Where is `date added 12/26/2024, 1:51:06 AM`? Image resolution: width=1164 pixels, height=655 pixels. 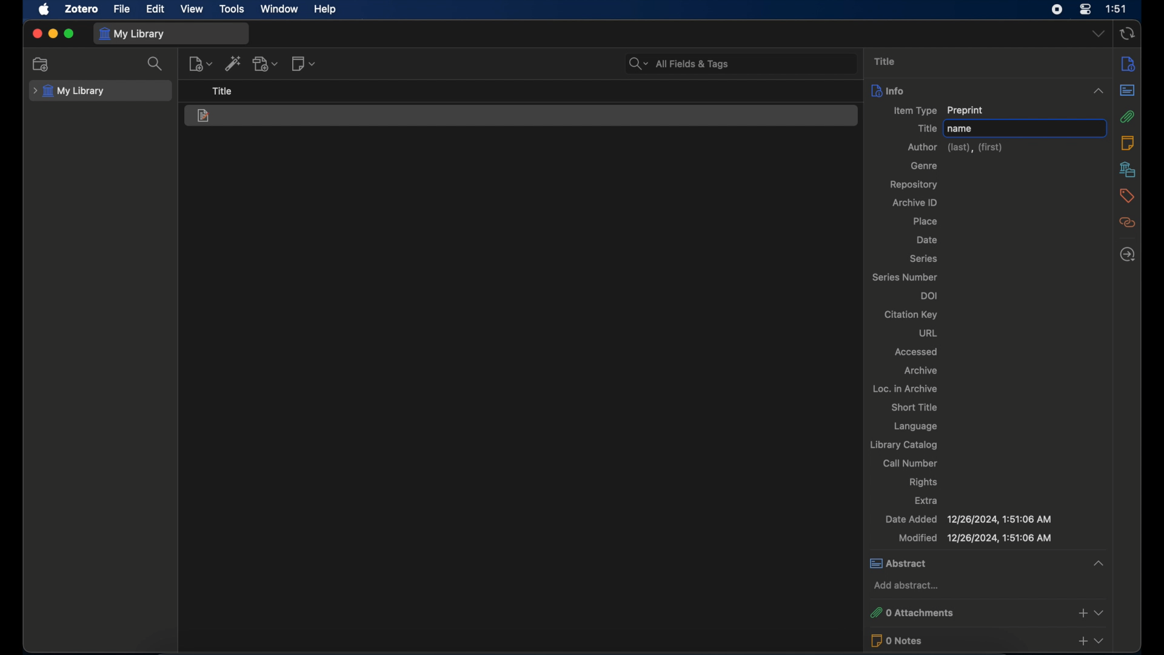
date added 12/26/2024, 1:51:06 AM is located at coordinates (968, 519).